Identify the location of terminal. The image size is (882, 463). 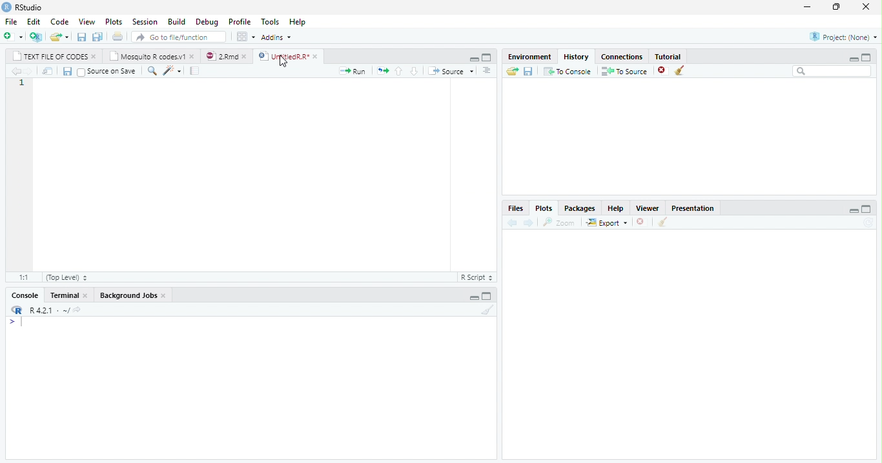
(63, 295).